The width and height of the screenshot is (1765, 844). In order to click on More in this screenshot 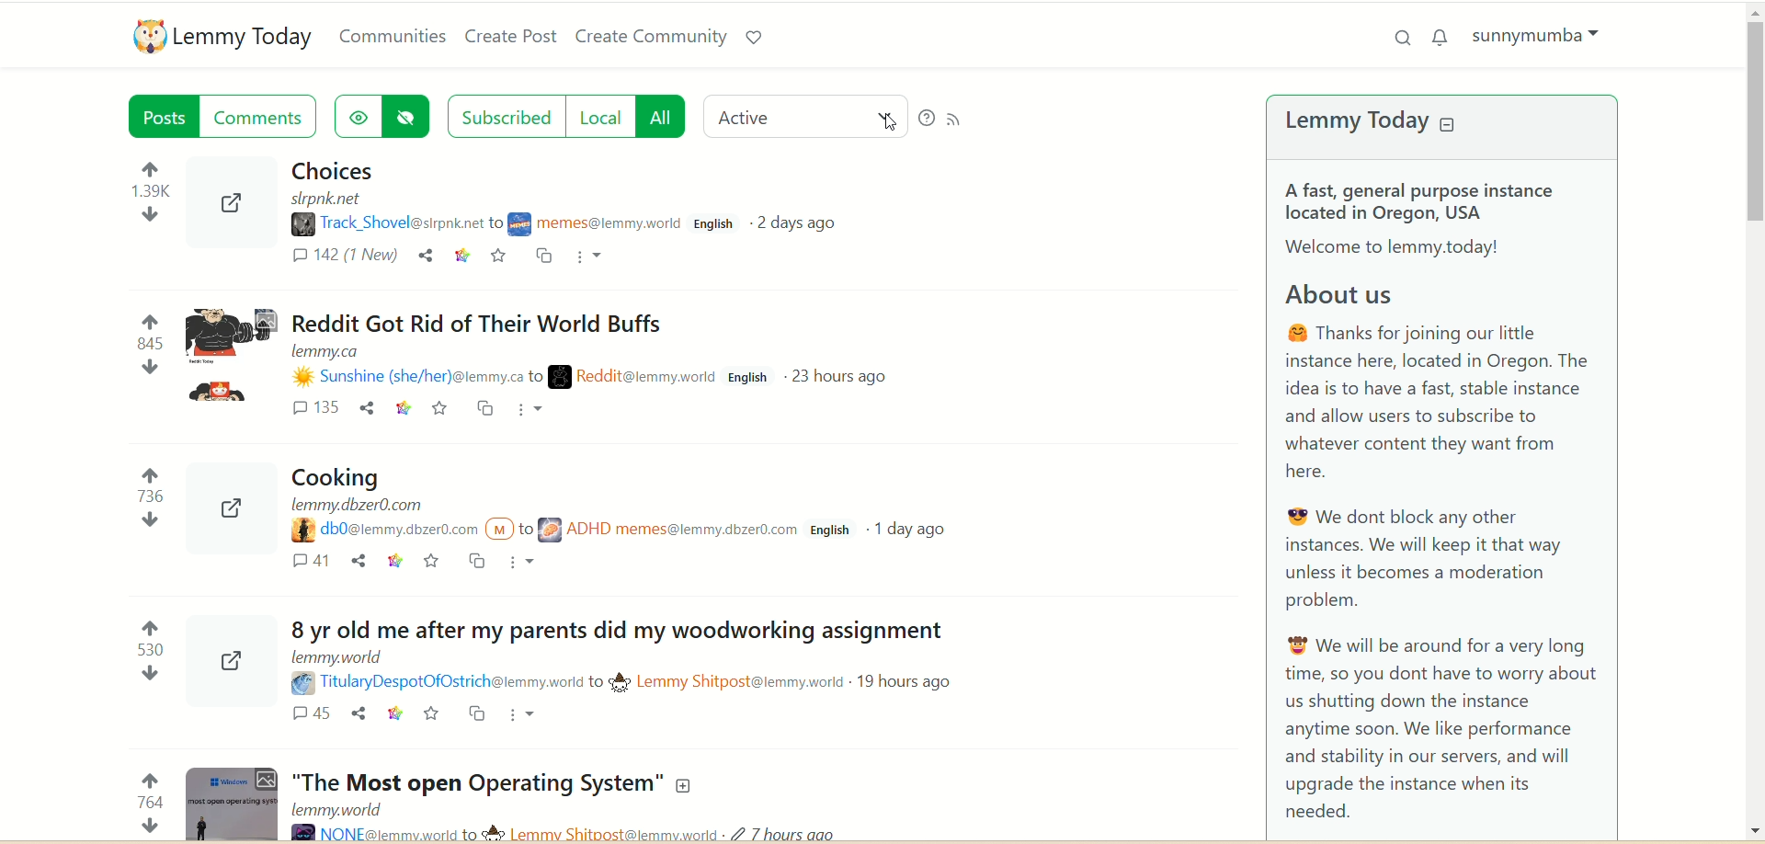, I will do `click(539, 411)`.